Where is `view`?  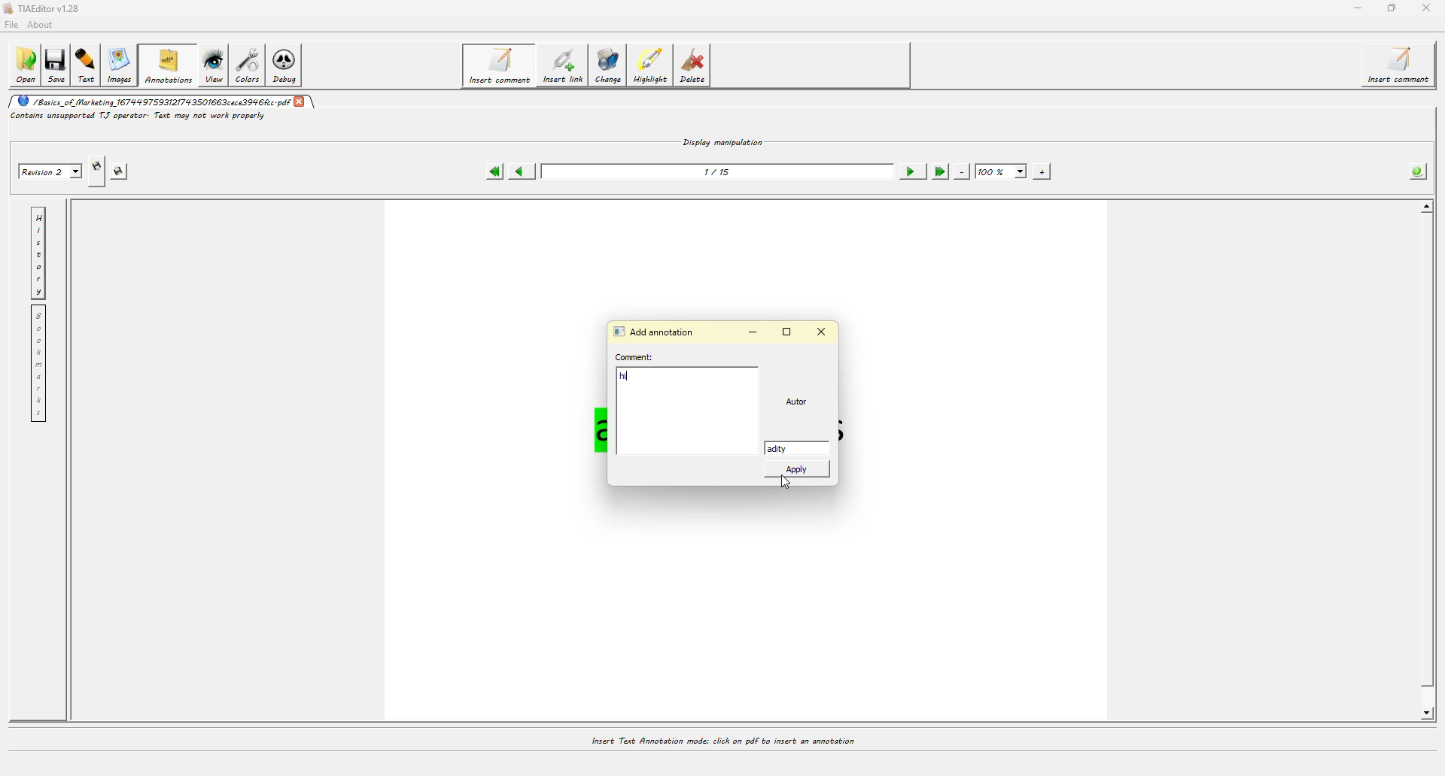 view is located at coordinates (214, 65).